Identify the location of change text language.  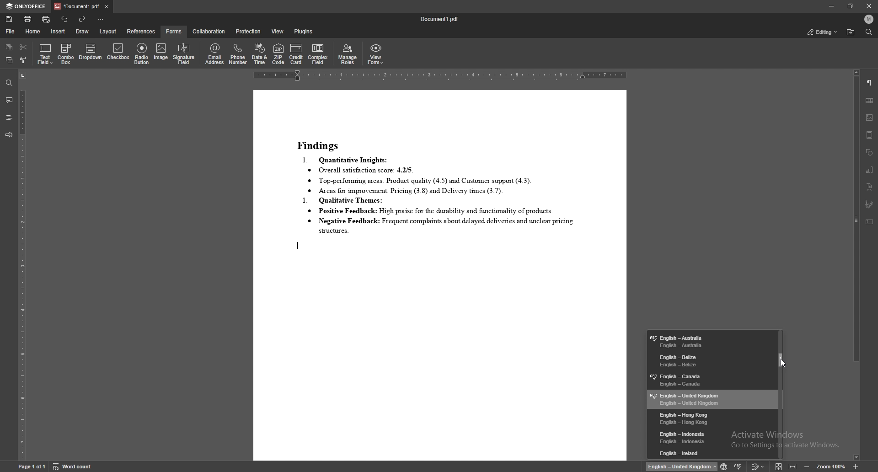
(681, 467).